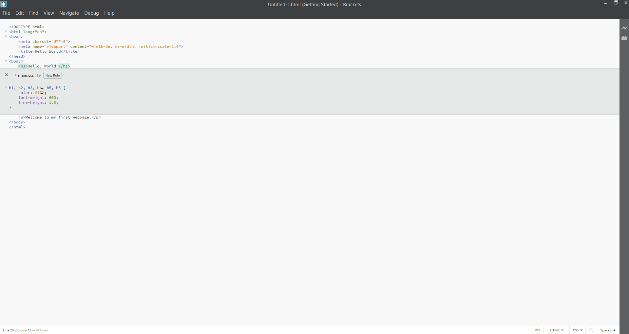  What do you see at coordinates (27, 75) in the screenshot?
I see `main.css` at bounding box center [27, 75].